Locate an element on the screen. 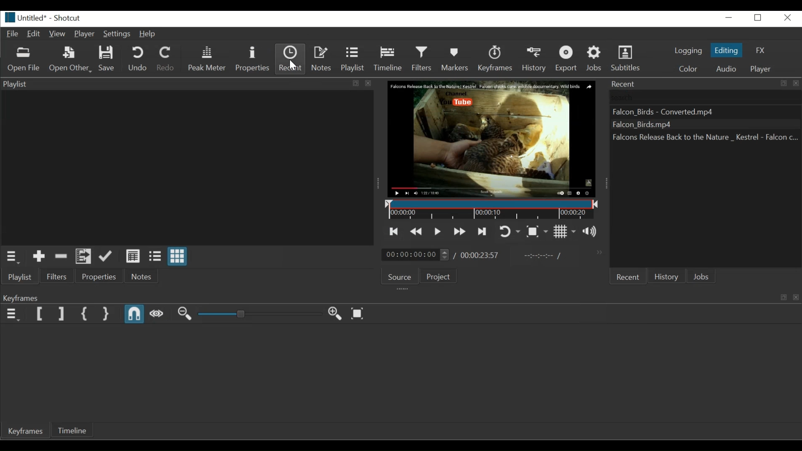  Set First Simple keyframe is located at coordinates (84, 314).